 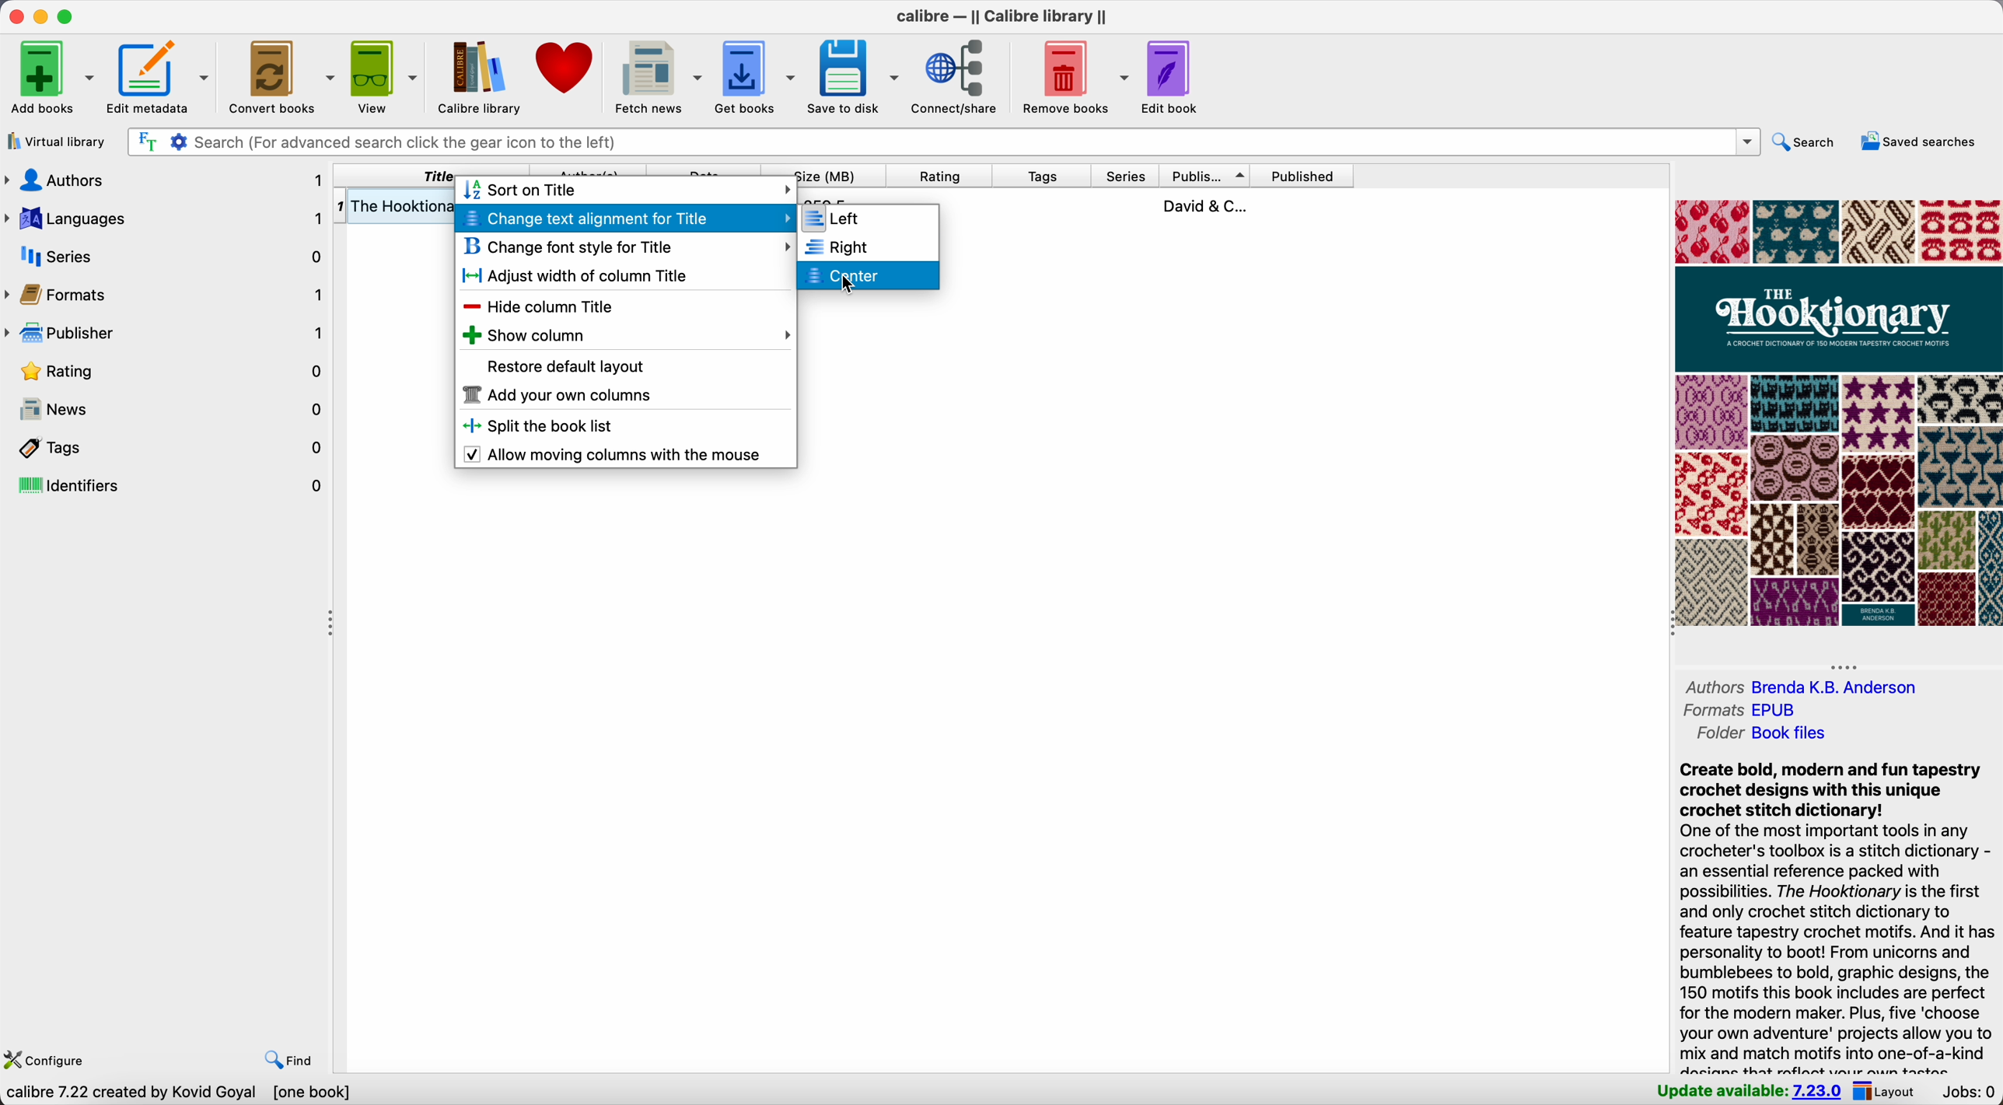 What do you see at coordinates (179, 1094) in the screenshot?
I see `data` at bounding box center [179, 1094].